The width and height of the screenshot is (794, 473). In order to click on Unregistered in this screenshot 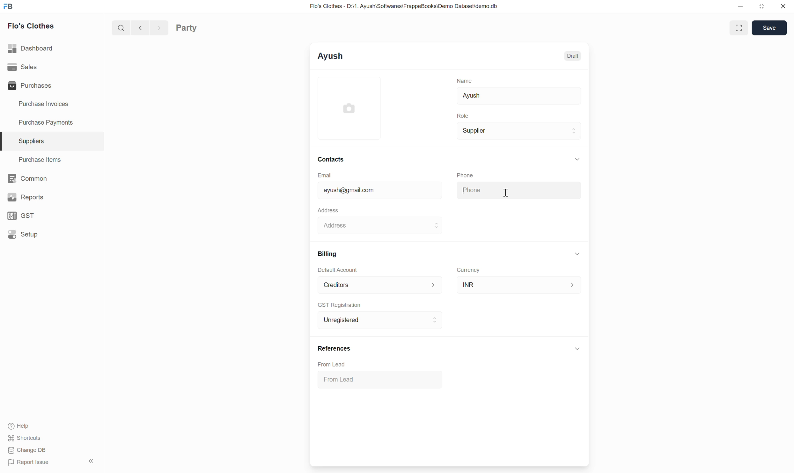, I will do `click(380, 320)`.